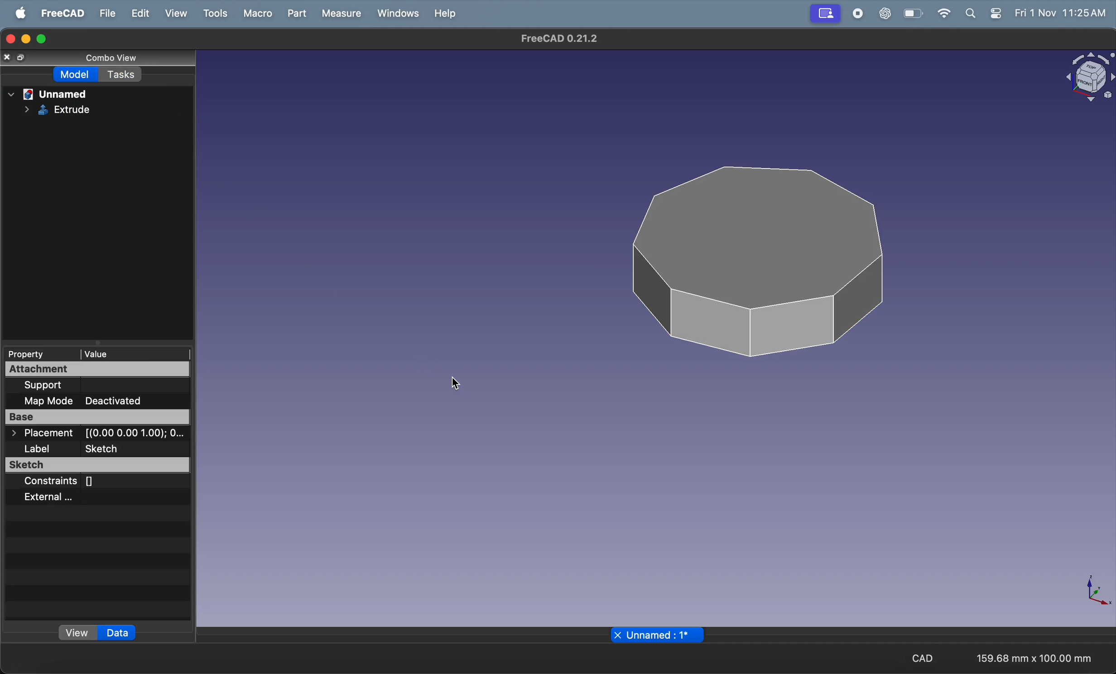 This screenshot has width=1116, height=674. Describe the element at coordinates (24, 58) in the screenshot. I see `full screen` at that location.